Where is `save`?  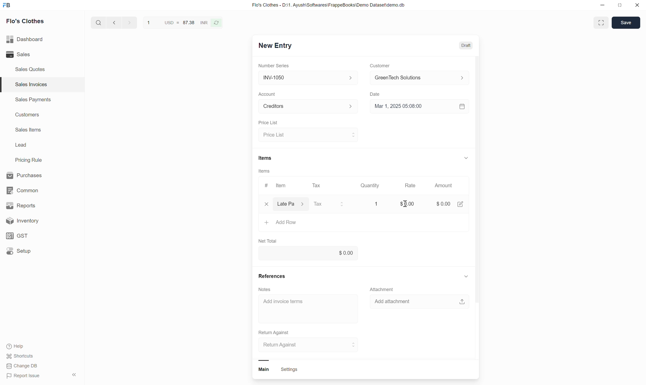 save is located at coordinates (625, 23).